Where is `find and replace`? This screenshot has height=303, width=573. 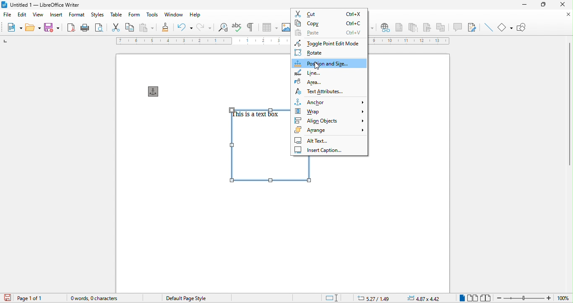 find and replace is located at coordinates (223, 27).